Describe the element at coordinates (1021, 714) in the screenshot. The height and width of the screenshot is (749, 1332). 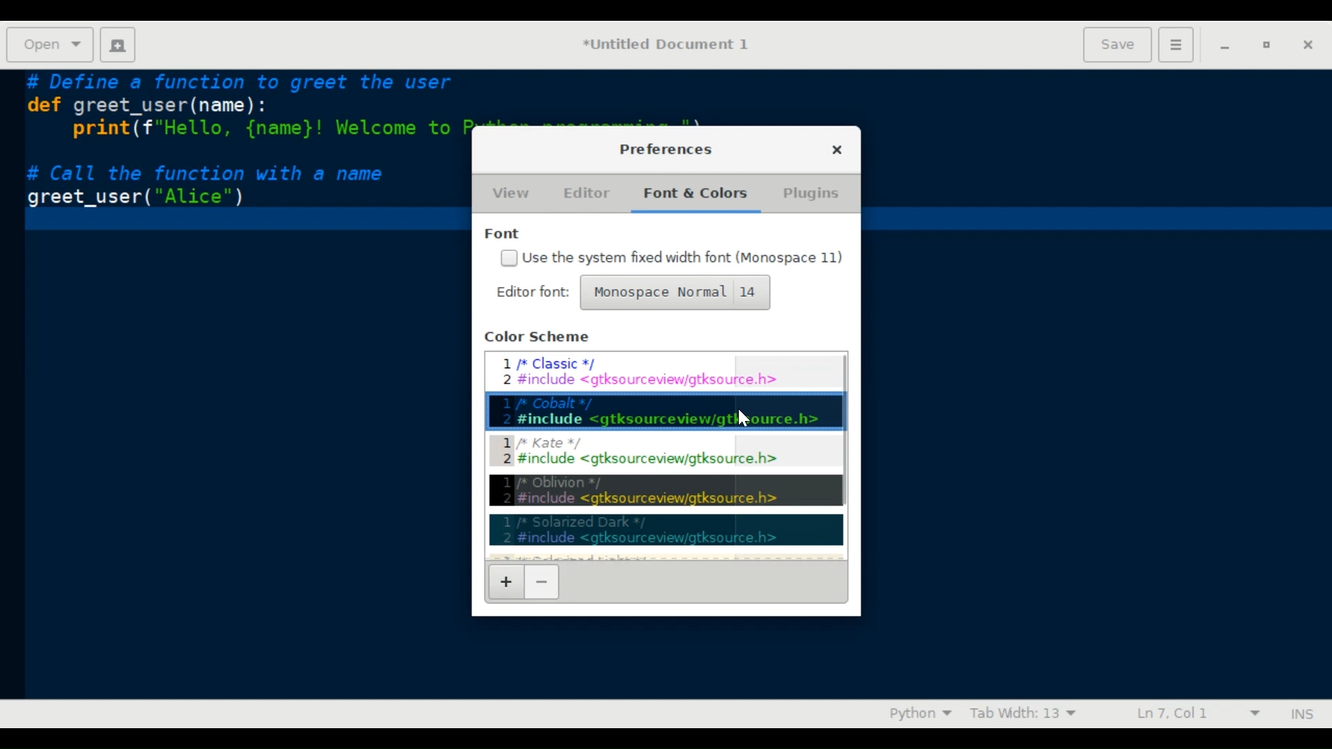
I see `Tab Width` at that location.